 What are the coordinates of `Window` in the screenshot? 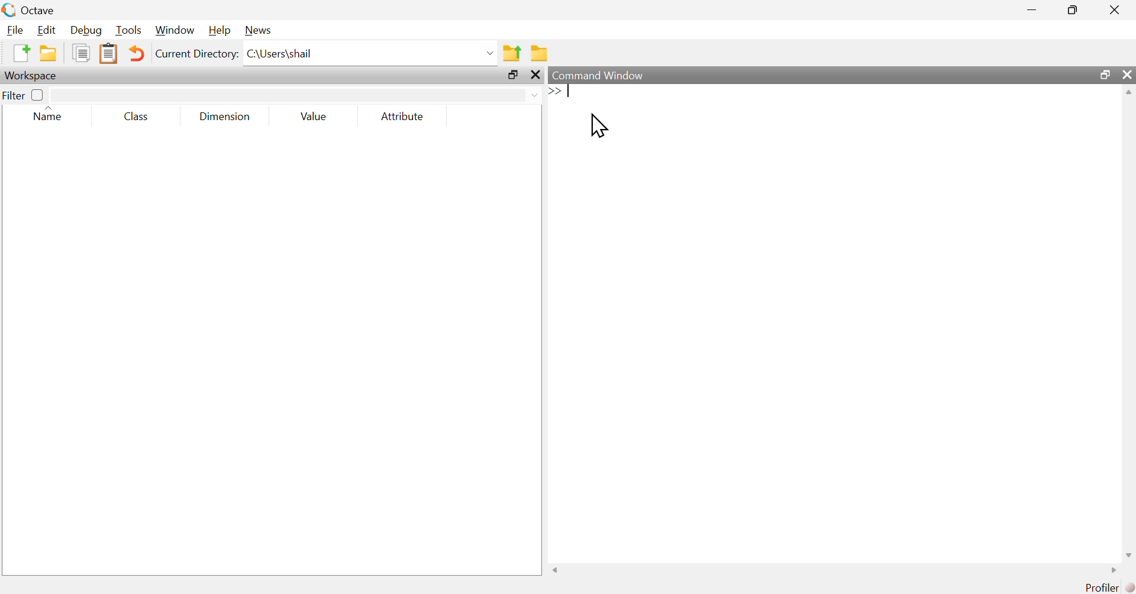 It's located at (173, 31).